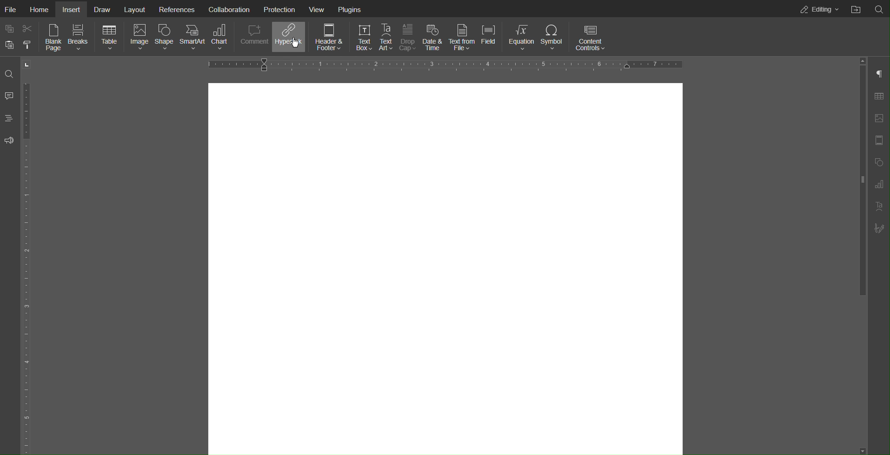 The width and height of the screenshot is (890, 455). Describe the element at coordinates (140, 38) in the screenshot. I see `Image` at that location.